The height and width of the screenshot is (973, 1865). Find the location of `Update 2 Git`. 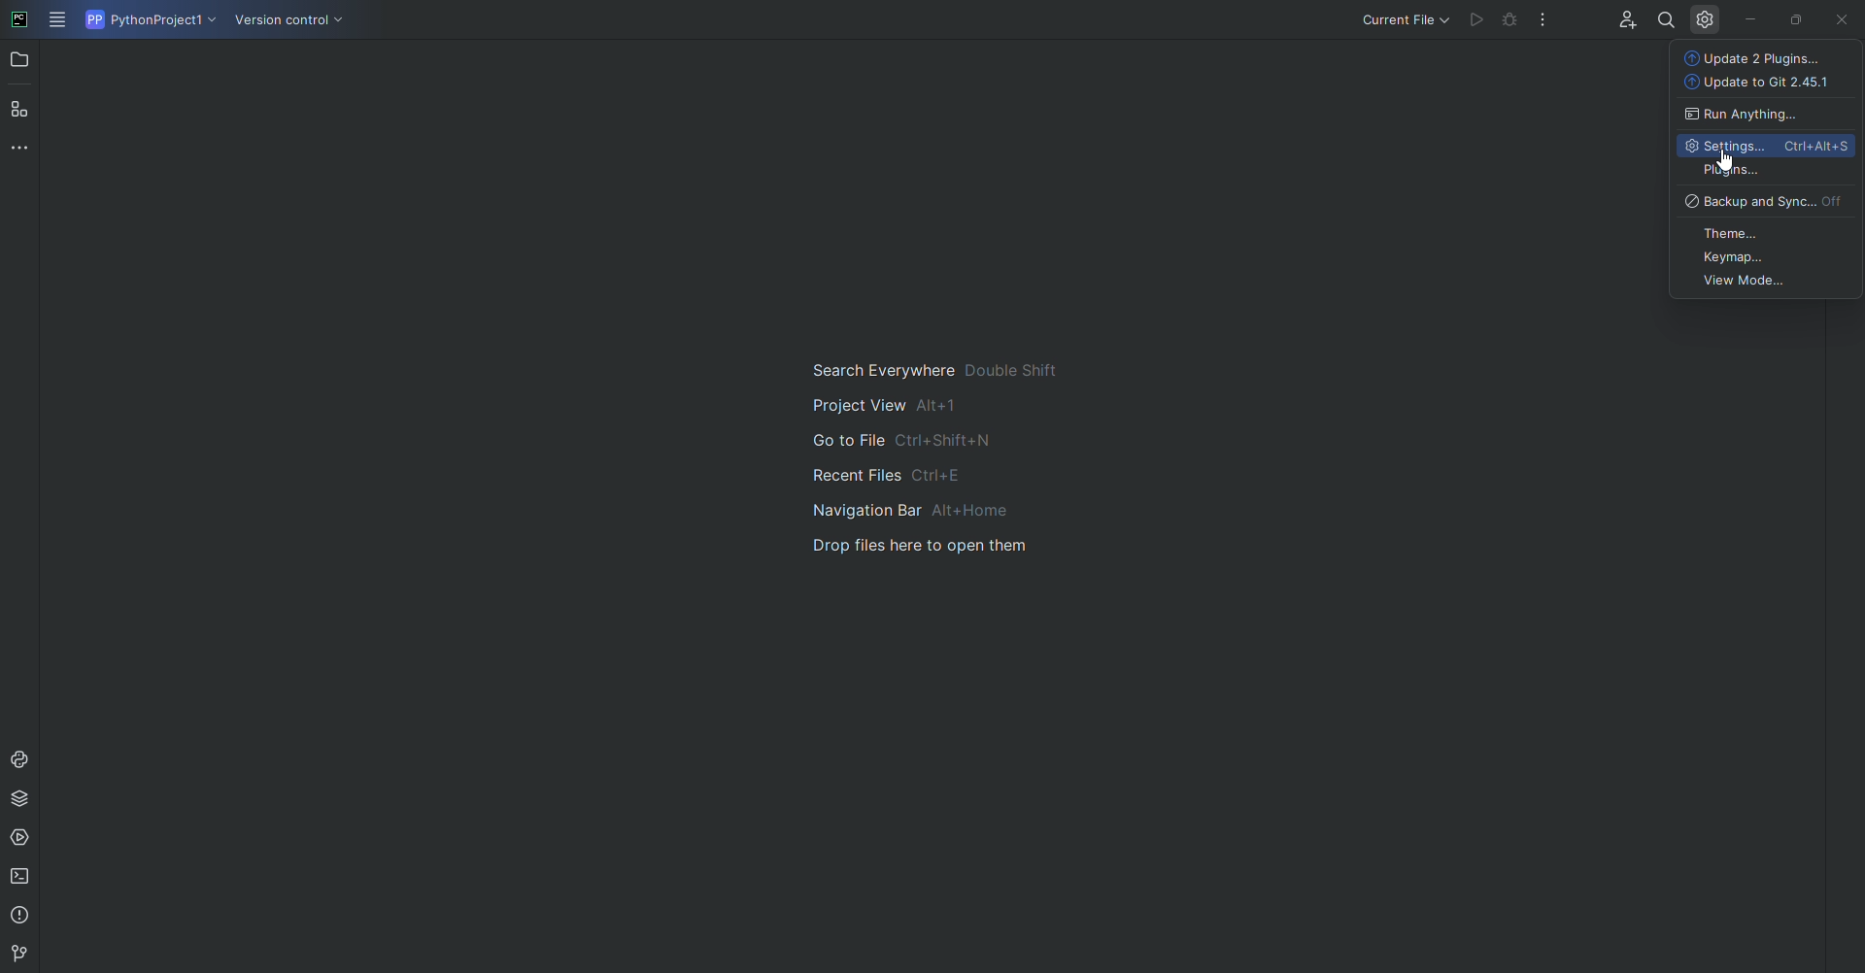

Update 2 Git is located at coordinates (1768, 84).